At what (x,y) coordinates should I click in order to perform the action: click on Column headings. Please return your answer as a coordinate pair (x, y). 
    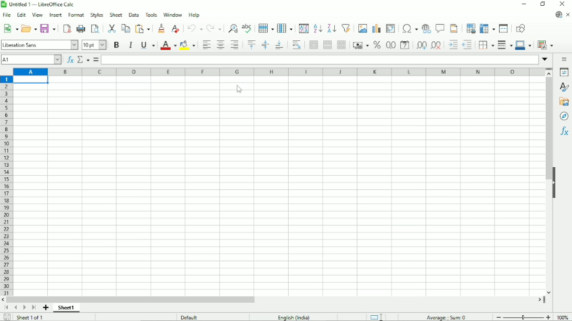
    Looking at the image, I should click on (279, 72).